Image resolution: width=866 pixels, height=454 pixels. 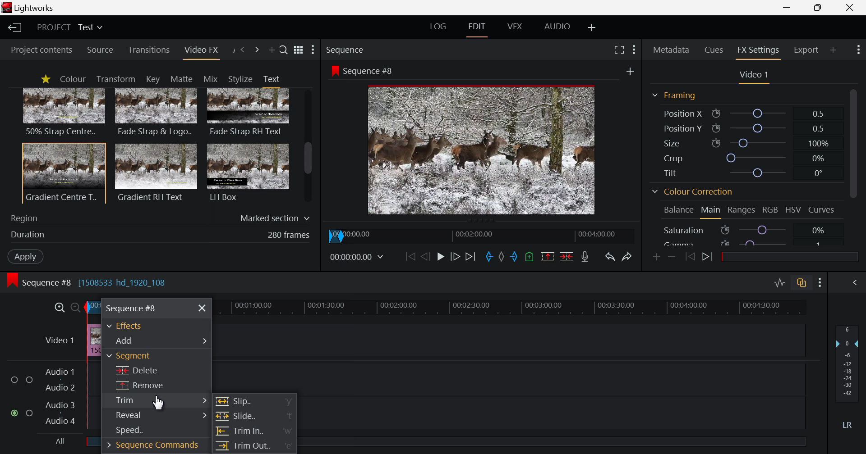 I want to click on Timeline Zoom In, so click(x=60, y=306).